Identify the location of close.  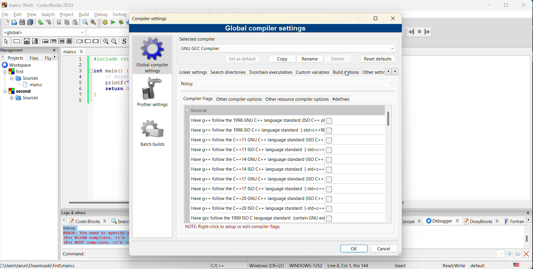
(54, 51).